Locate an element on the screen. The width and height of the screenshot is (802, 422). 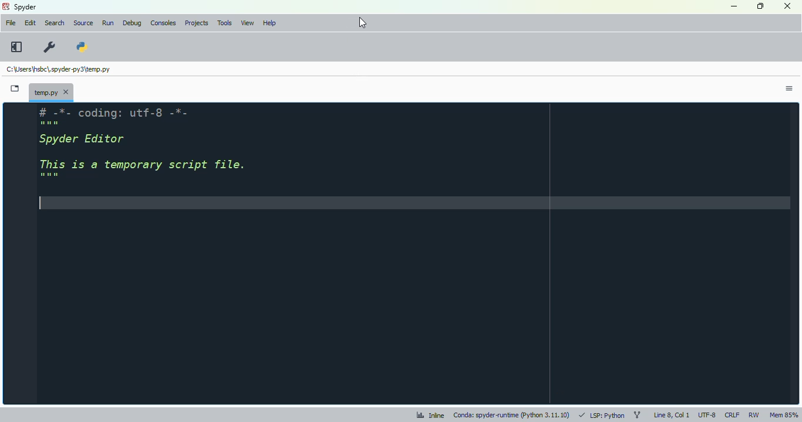
maximize current pane is located at coordinates (16, 46).